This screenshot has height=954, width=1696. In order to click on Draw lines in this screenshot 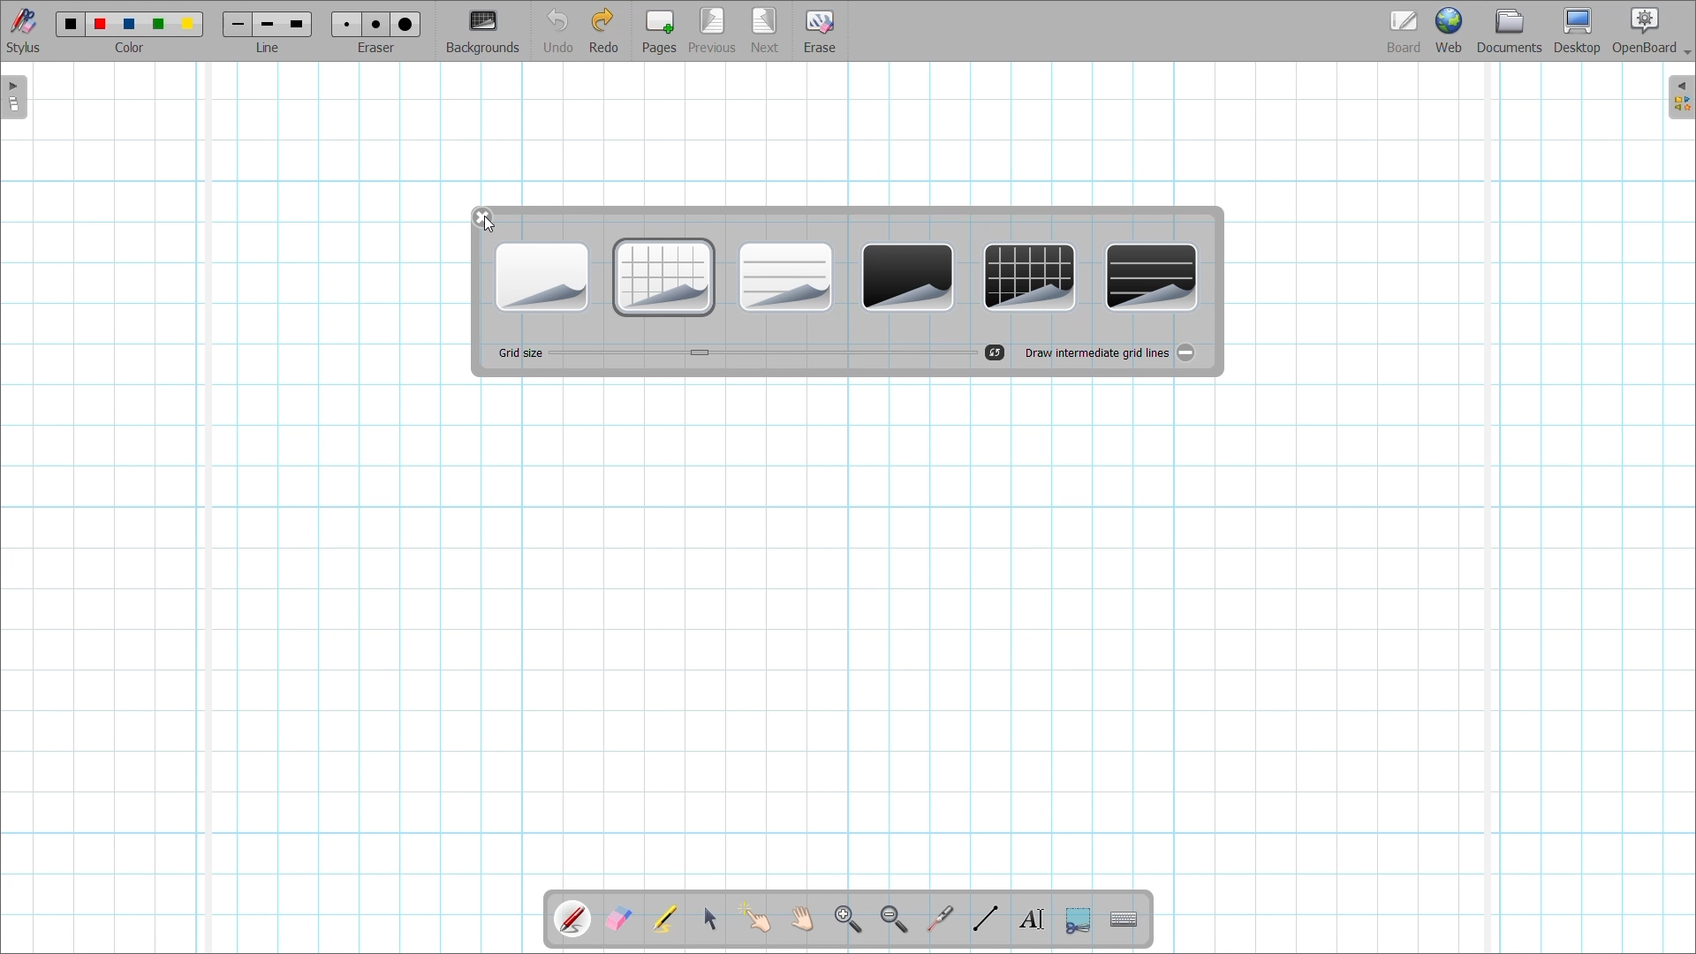, I will do `click(986, 918)`.